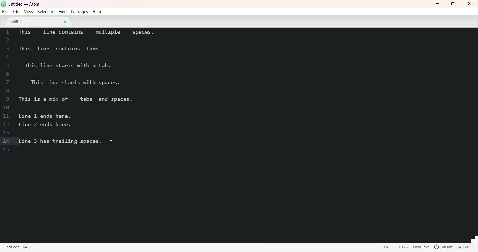 The height and width of the screenshot is (252, 478). What do you see at coordinates (18, 21) in the screenshot?
I see `untitled tab` at bounding box center [18, 21].